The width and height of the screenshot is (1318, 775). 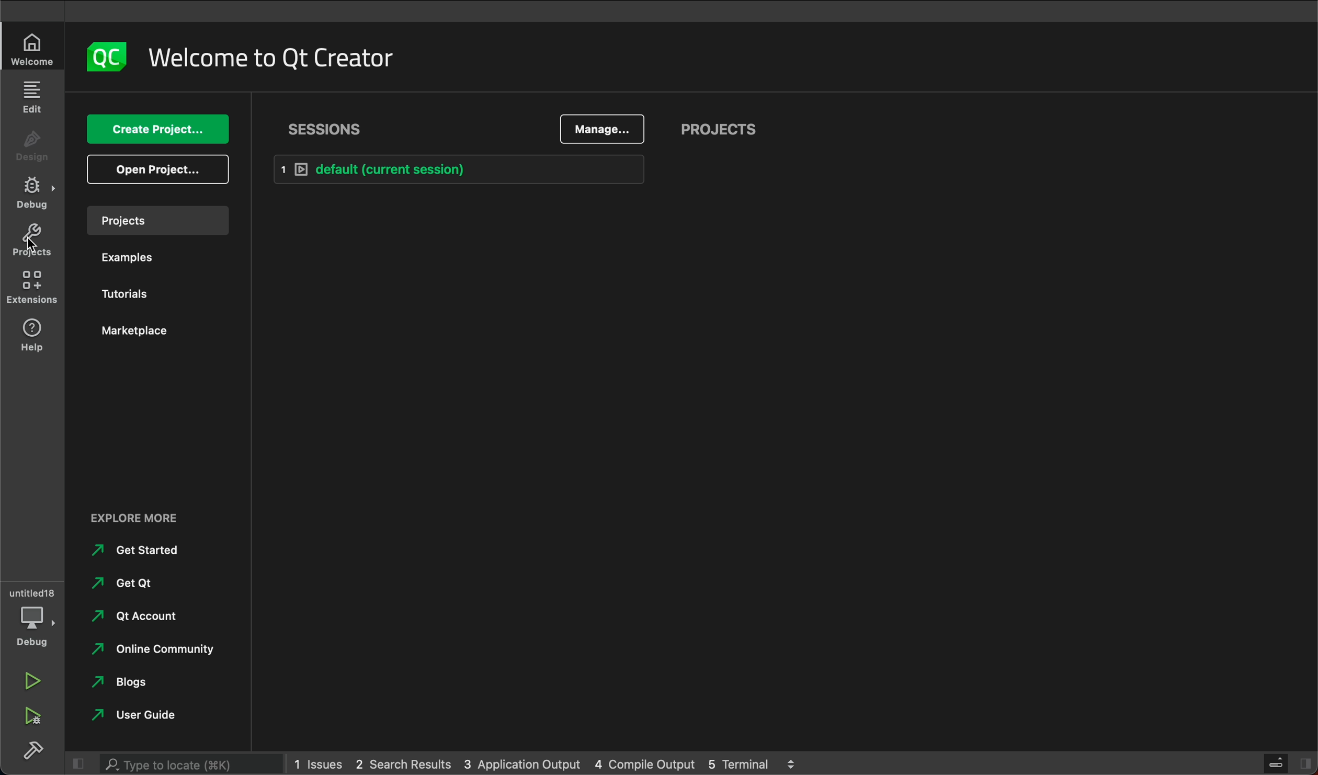 I want to click on 1 Issues, so click(x=317, y=762).